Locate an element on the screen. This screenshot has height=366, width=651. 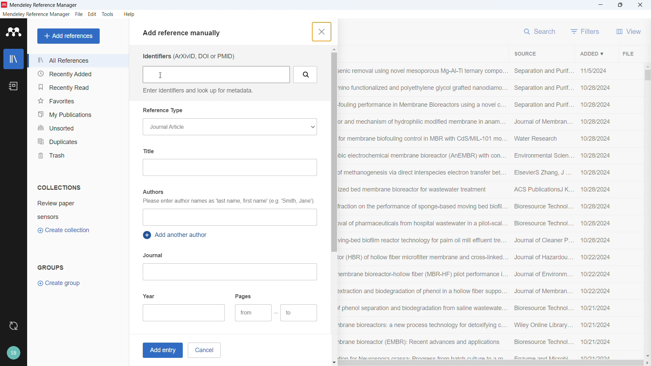
Notebook  is located at coordinates (13, 86).